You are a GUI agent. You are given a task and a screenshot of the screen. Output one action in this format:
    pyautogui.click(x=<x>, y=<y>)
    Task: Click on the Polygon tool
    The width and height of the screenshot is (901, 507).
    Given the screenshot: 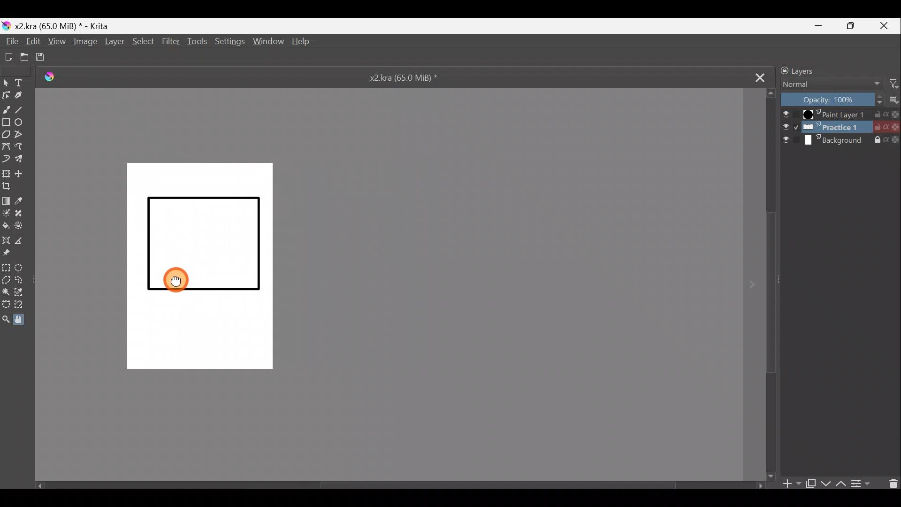 What is the action you would take?
    pyautogui.click(x=6, y=136)
    